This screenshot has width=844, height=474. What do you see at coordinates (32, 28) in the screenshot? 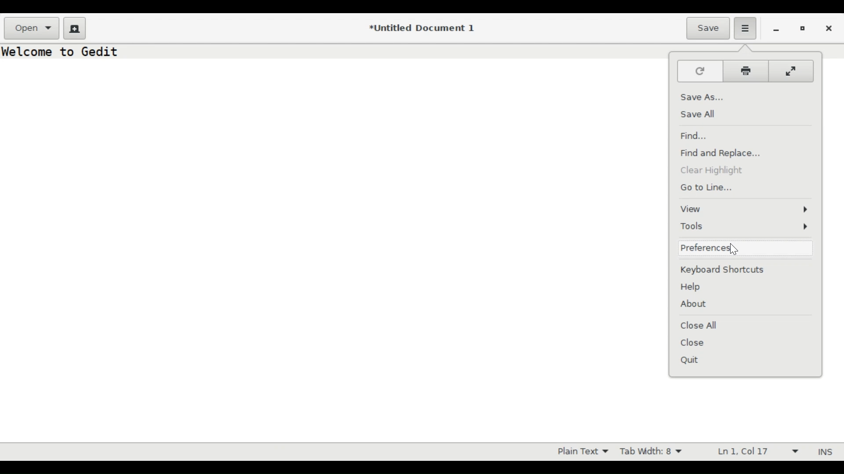
I see `Open` at bounding box center [32, 28].